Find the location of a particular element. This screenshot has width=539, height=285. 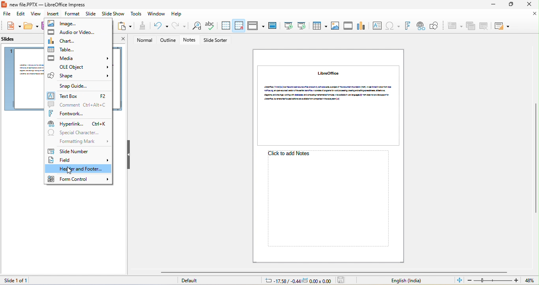

horizontal scrollbar is located at coordinates (333, 272).